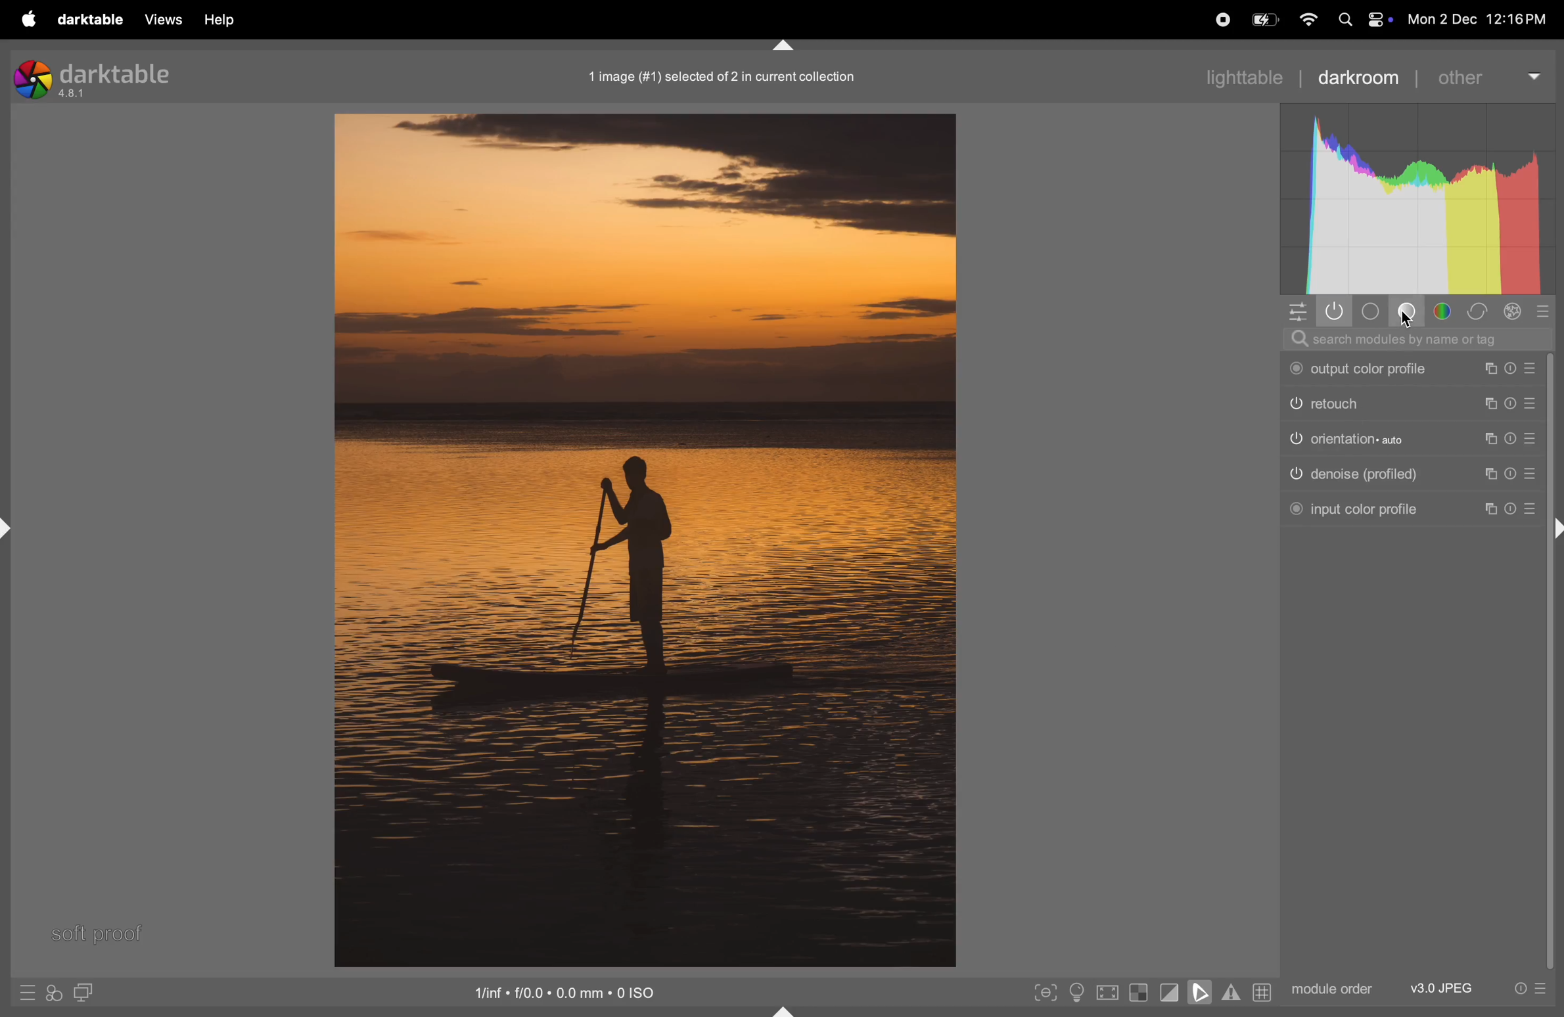  What do you see at coordinates (1417, 199) in the screenshot?
I see `histogram` at bounding box center [1417, 199].